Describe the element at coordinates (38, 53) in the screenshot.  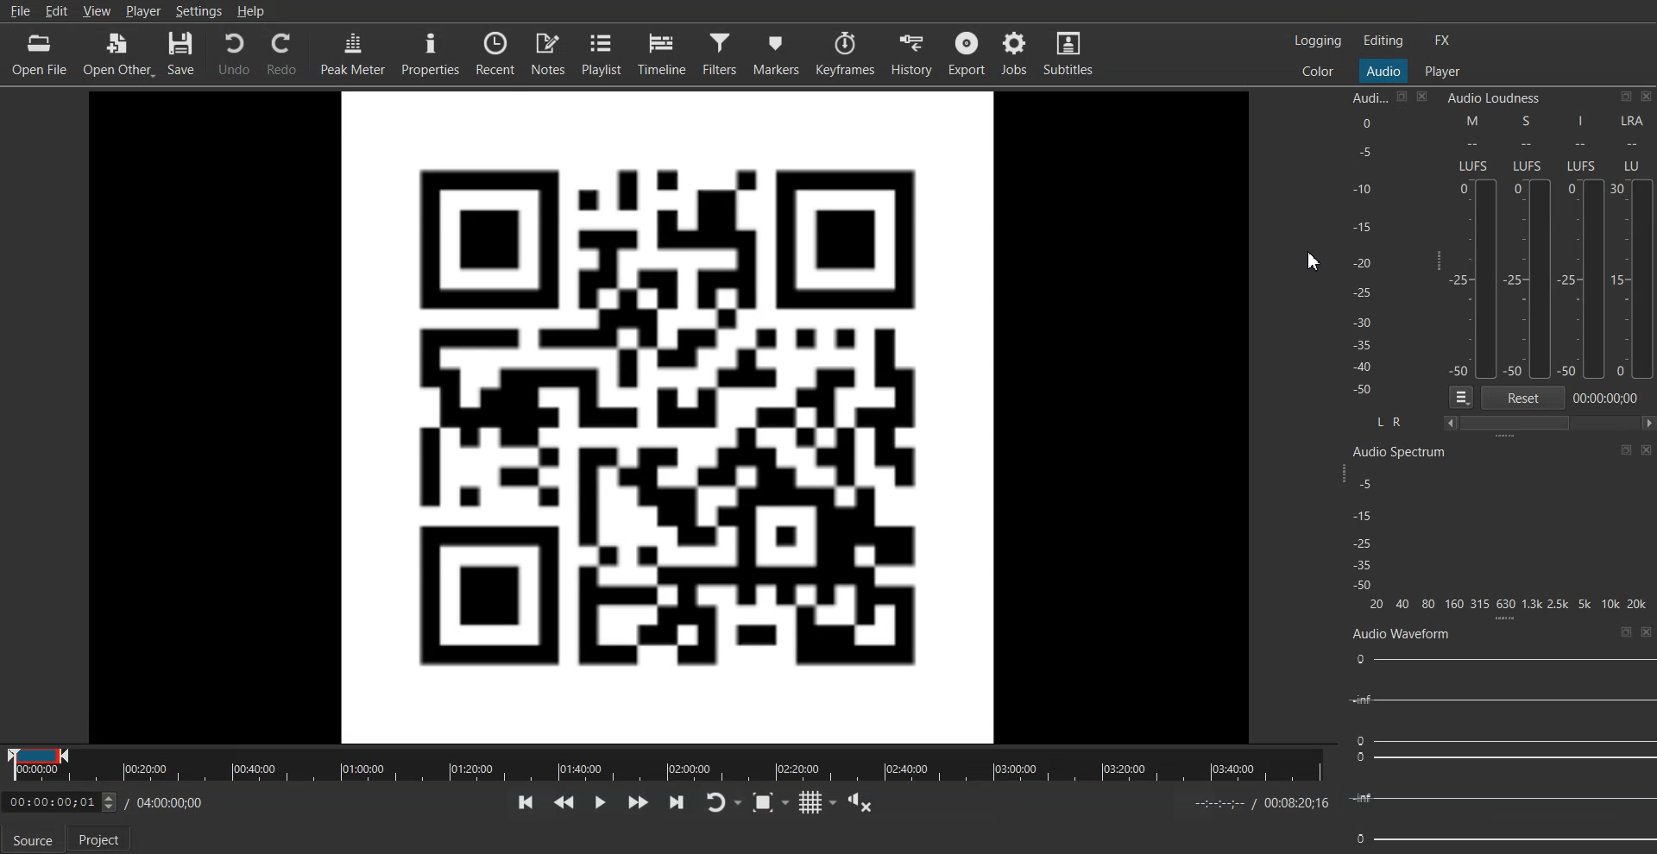
I see `Open File` at that location.